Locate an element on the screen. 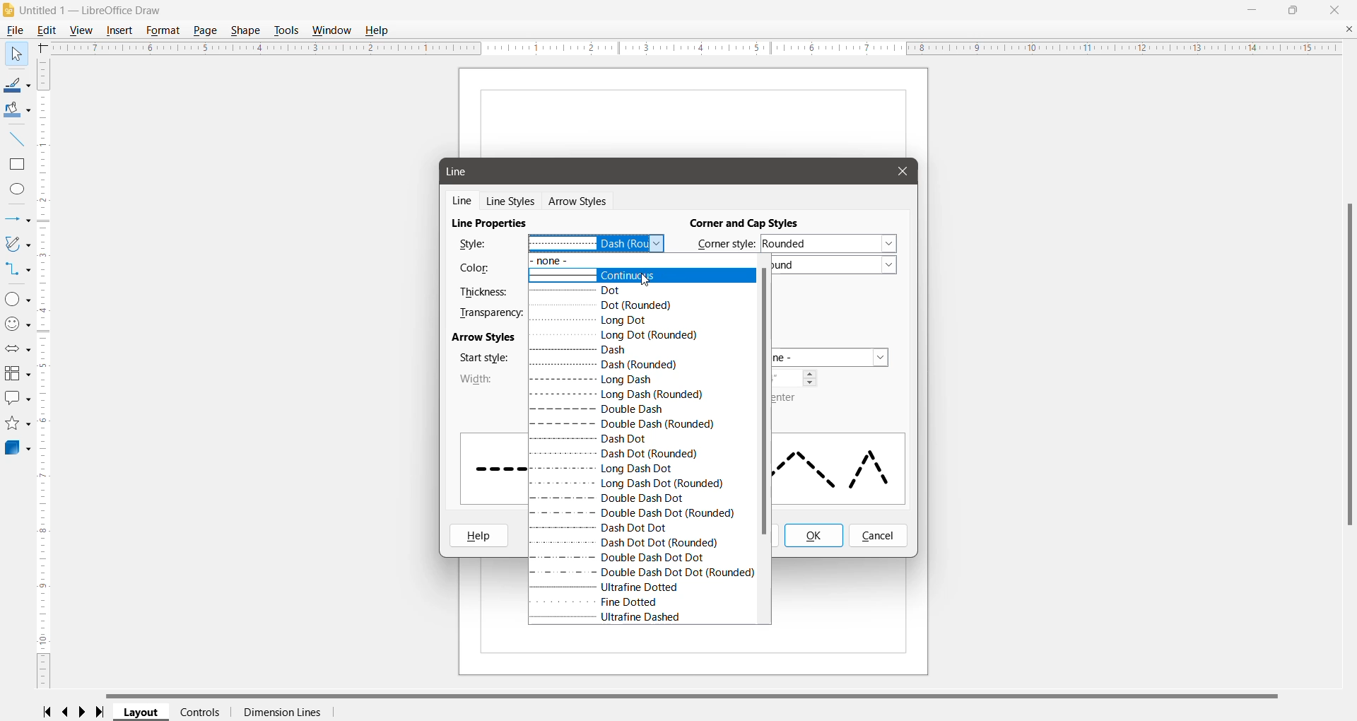 Image resolution: width=1357 pixels, height=721 pixels. Layout is located at coordinates (141, 713).